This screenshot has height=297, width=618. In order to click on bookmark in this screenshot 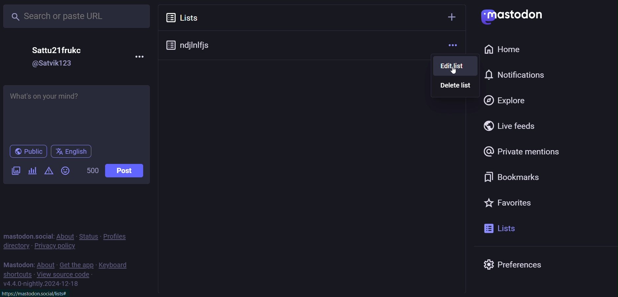, I will do `click(515, 178)`.